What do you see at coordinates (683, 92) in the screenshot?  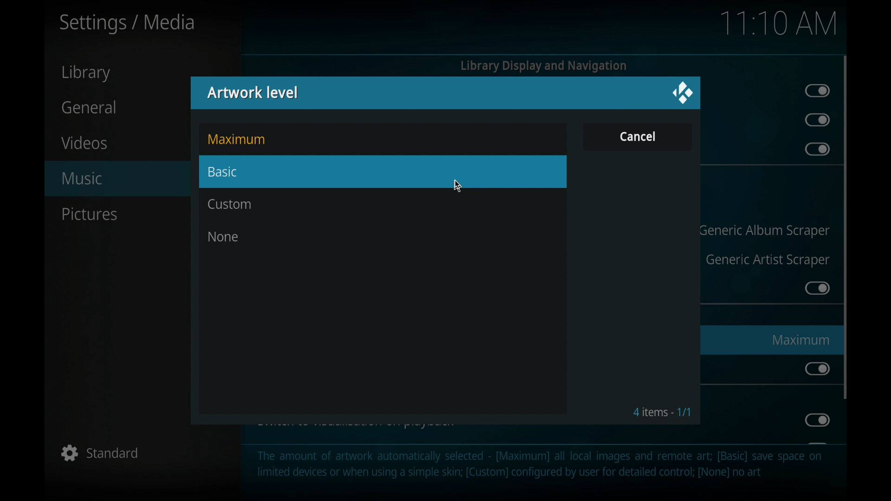 I see `close` at bounding box center [683, 92].